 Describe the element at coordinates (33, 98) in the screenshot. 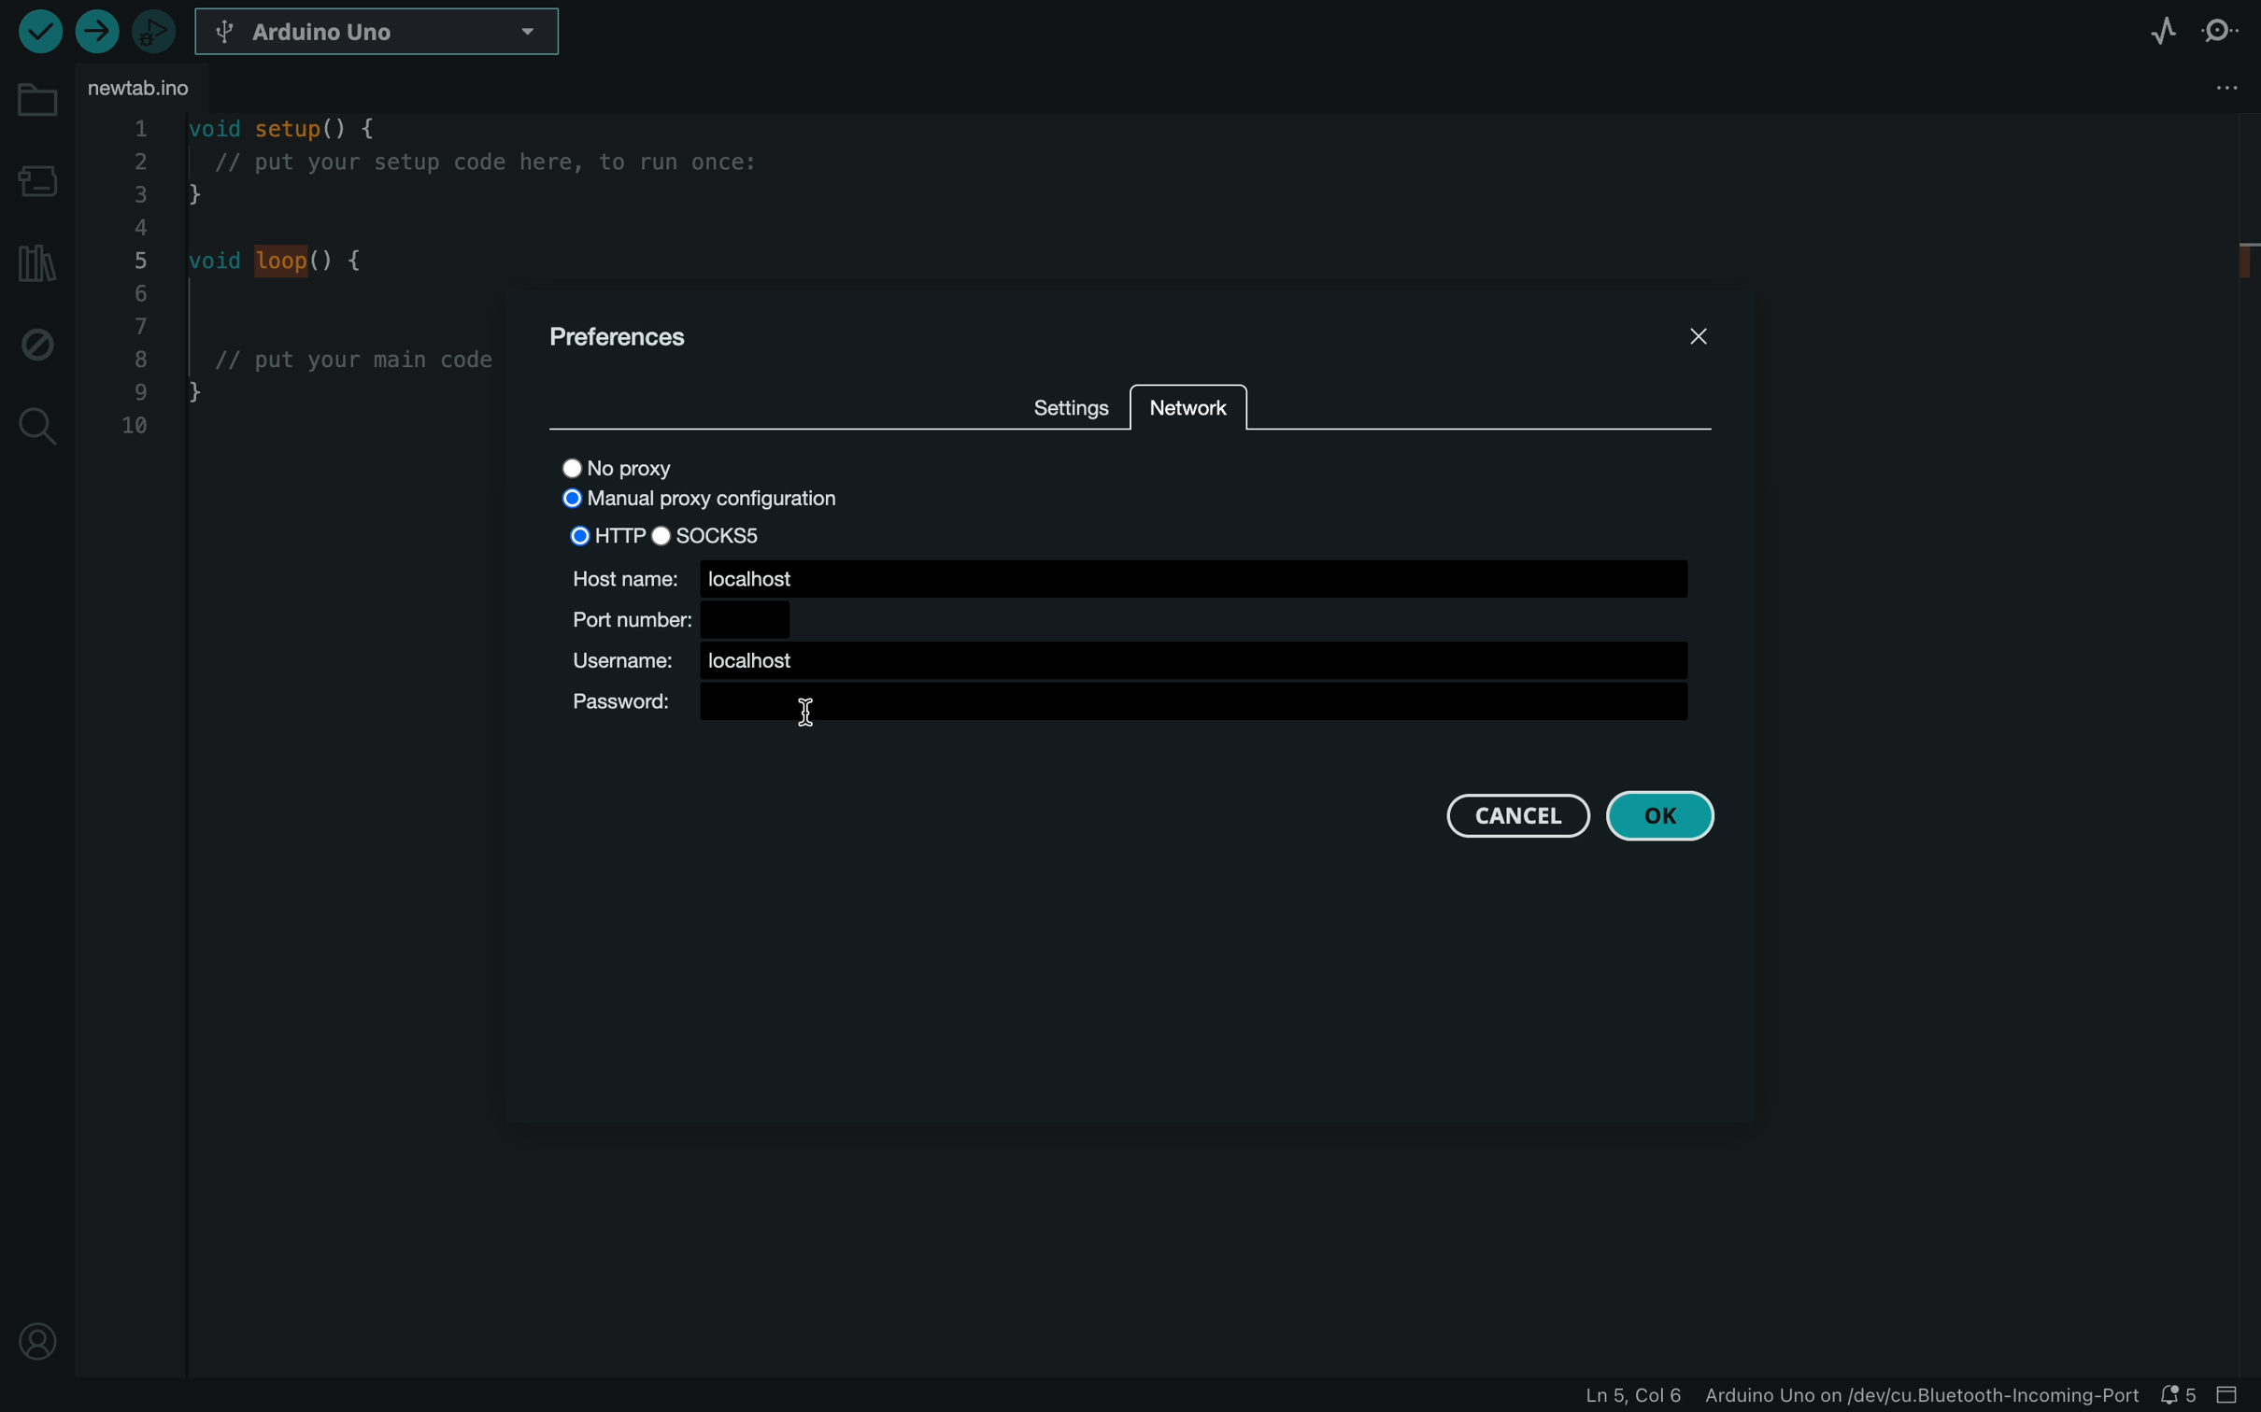

I see `folder` at that location.